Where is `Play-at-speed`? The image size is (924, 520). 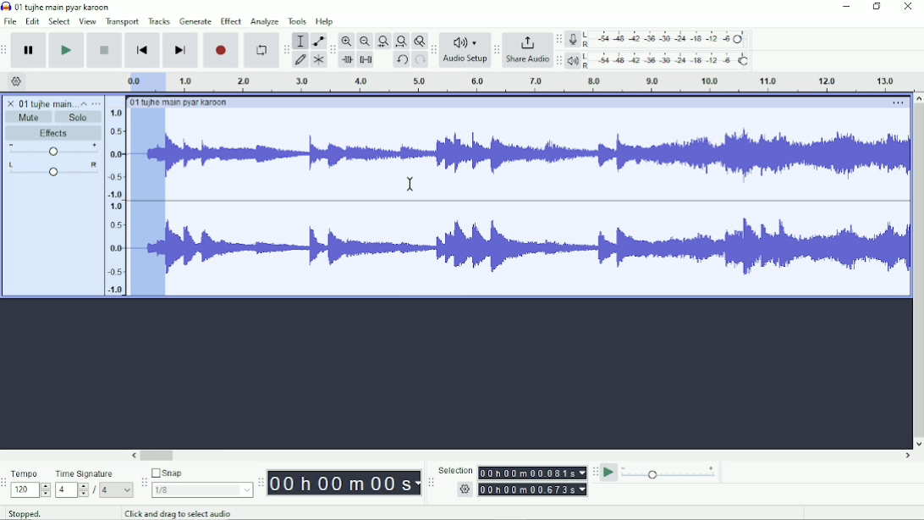
Play-at-speed is located at coordinates (610, 473).